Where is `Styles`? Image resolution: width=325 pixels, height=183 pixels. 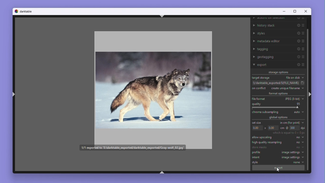
Styles is located at coordinates (279, 33).